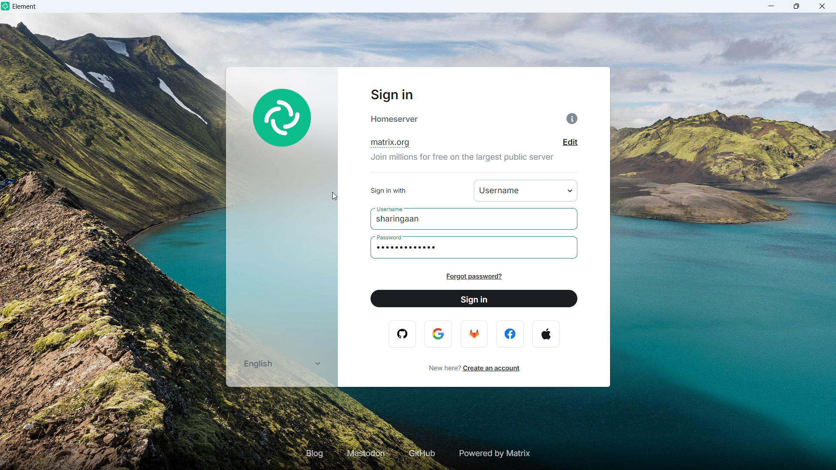 This screenshot has height=470, width=836. I want to click on google logo, so click(439, 334).